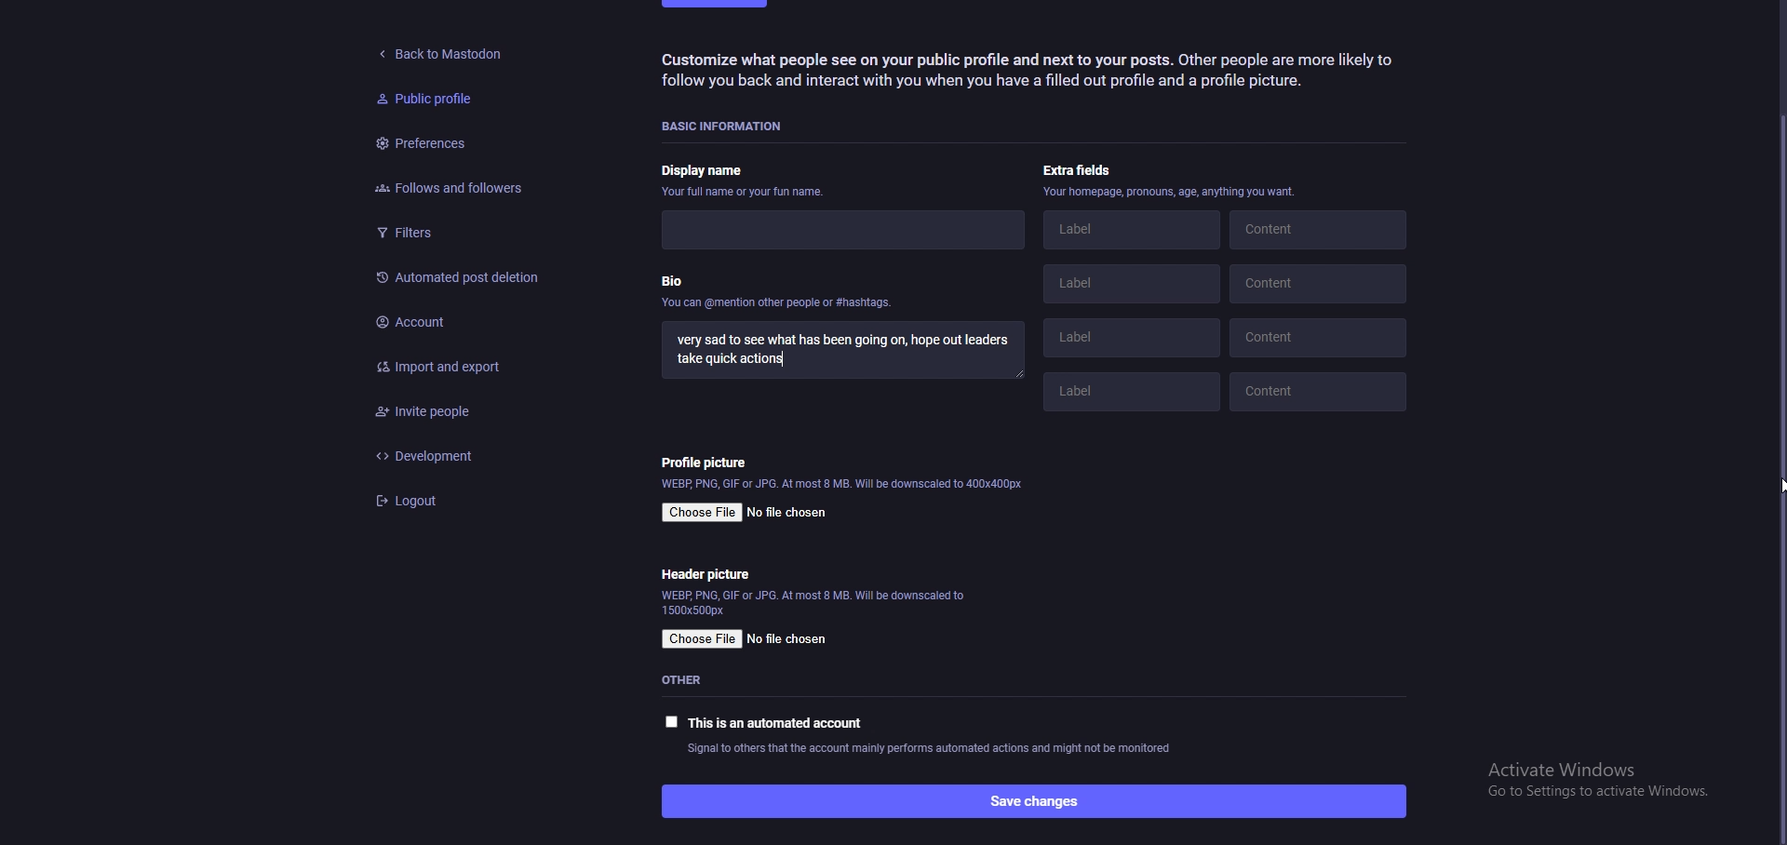 The height and width of the screenshot is (845, 1787). What do you see at coordinates (779, 296) in the screenshot?
I see `bio` at bounding box center [779, 296].